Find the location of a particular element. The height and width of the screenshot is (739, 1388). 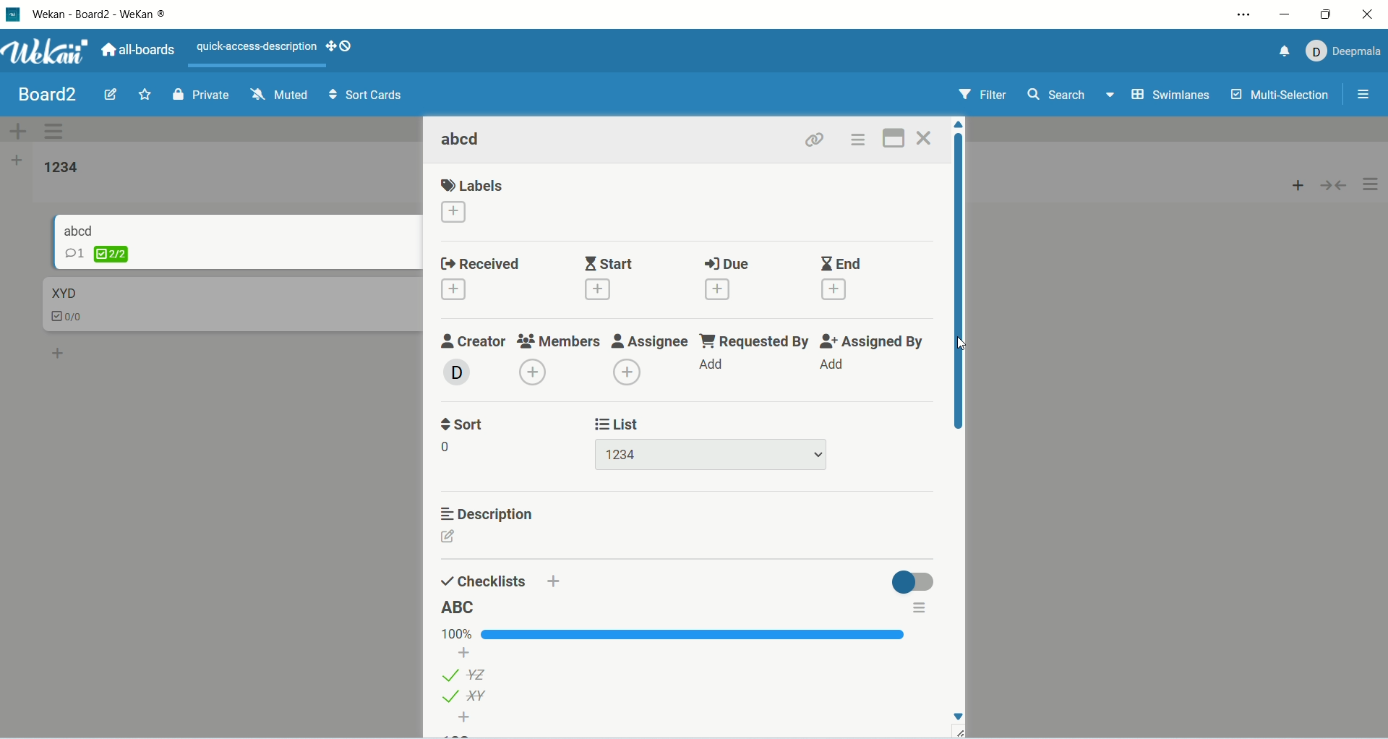

due is located at coordinates (728, 265).